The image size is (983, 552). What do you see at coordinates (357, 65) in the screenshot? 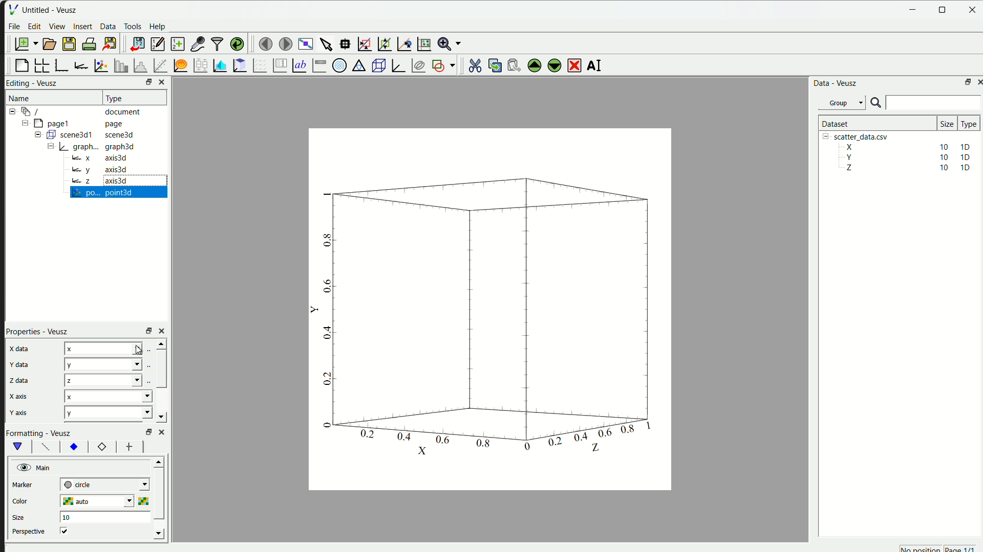
I see `Ternary Graph` at bounding box center [357, 65].